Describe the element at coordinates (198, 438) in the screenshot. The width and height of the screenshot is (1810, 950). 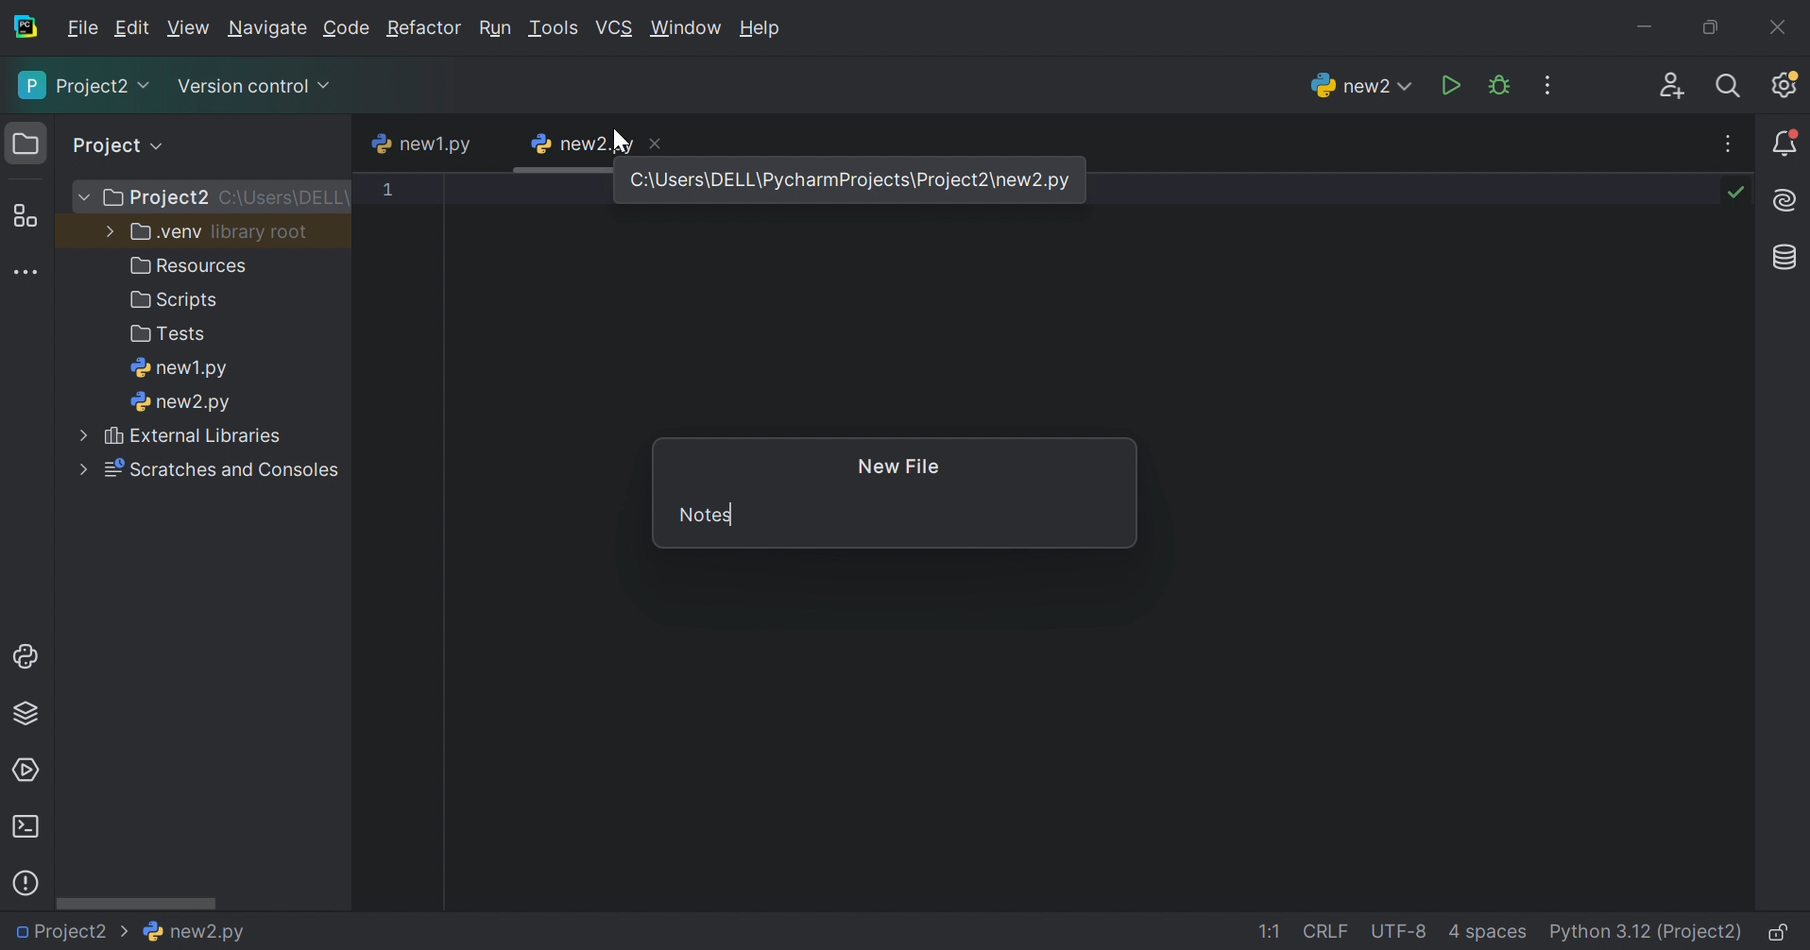
I see `external libraries` at that location.